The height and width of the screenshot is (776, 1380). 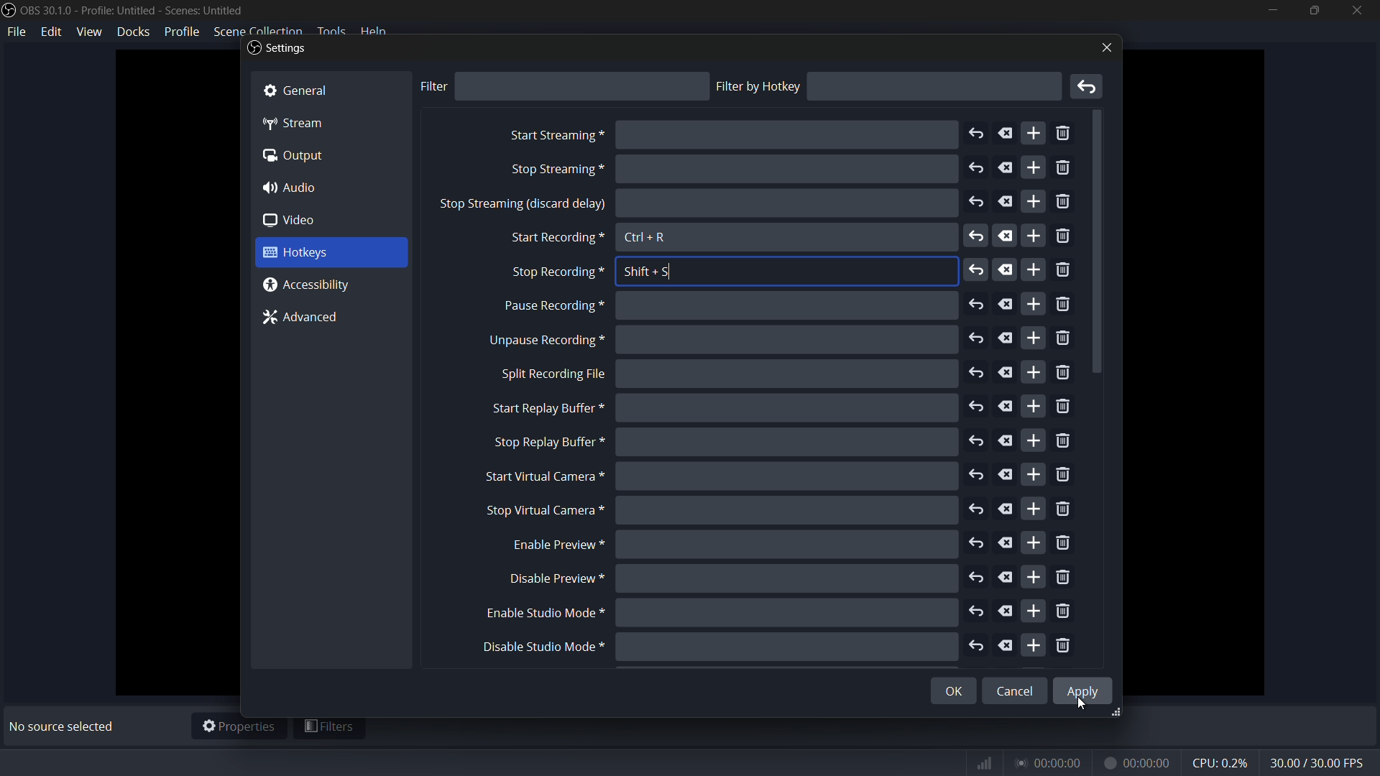 What do you see at coordinates (976, 203) in the screenshot?
I see `undo` at bounding box center [976, 203].